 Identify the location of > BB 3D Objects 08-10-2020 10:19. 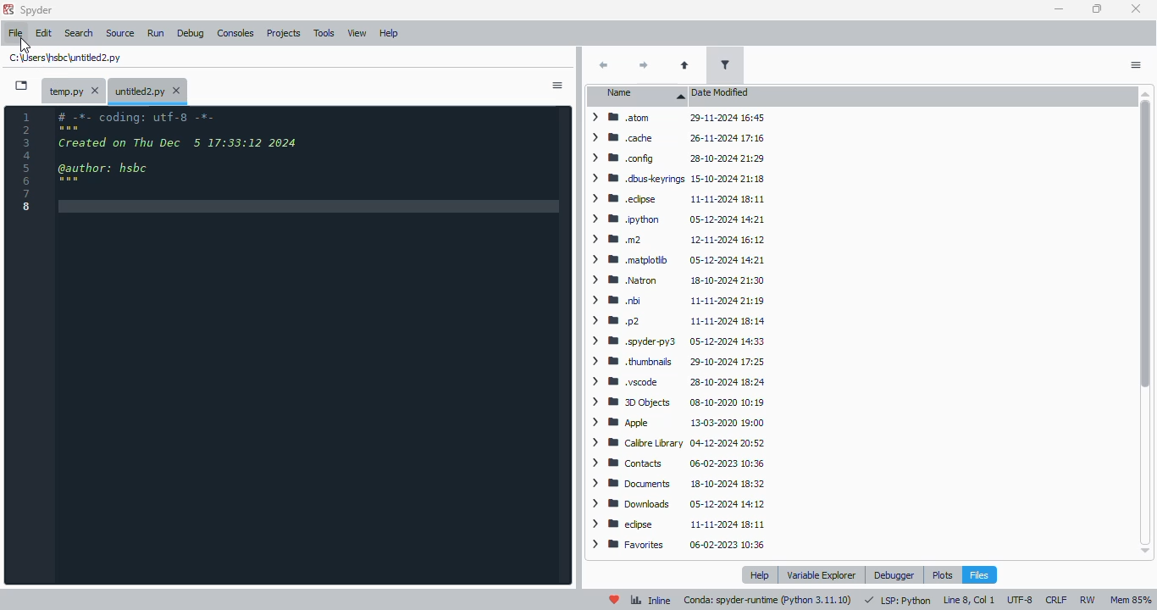
(674, 401).